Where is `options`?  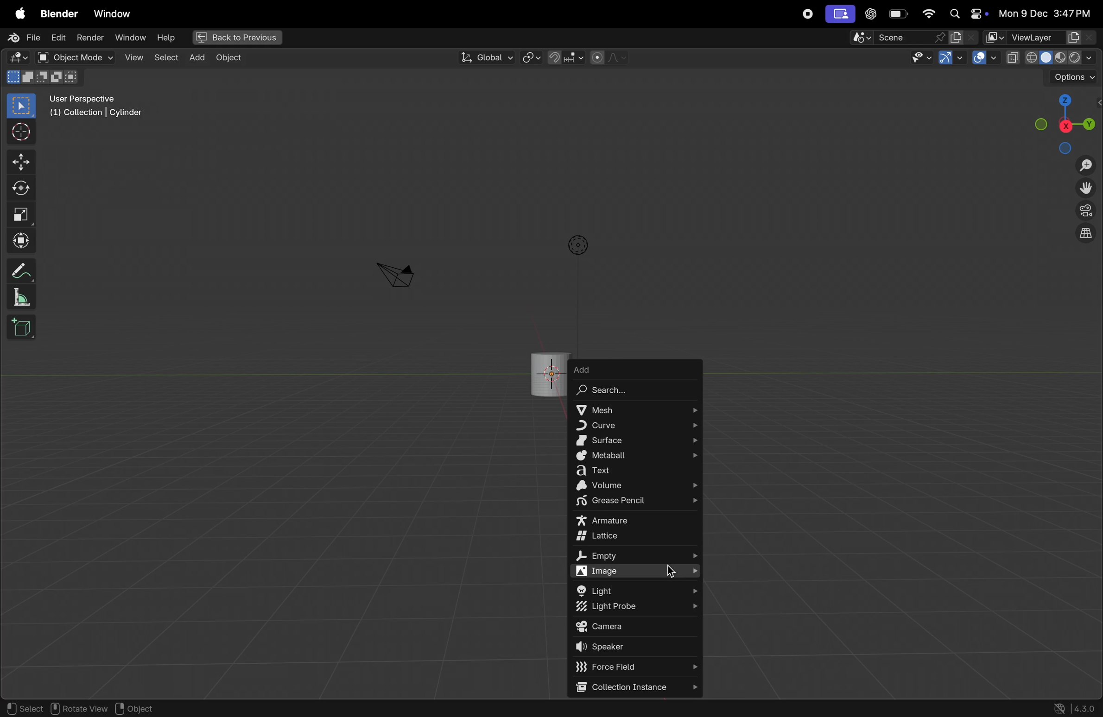 options is located at coordinates (1071, 77).